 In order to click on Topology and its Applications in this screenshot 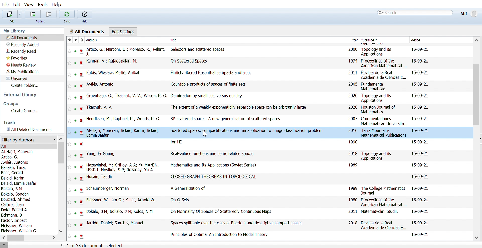, I will do `click(376, 98)`.